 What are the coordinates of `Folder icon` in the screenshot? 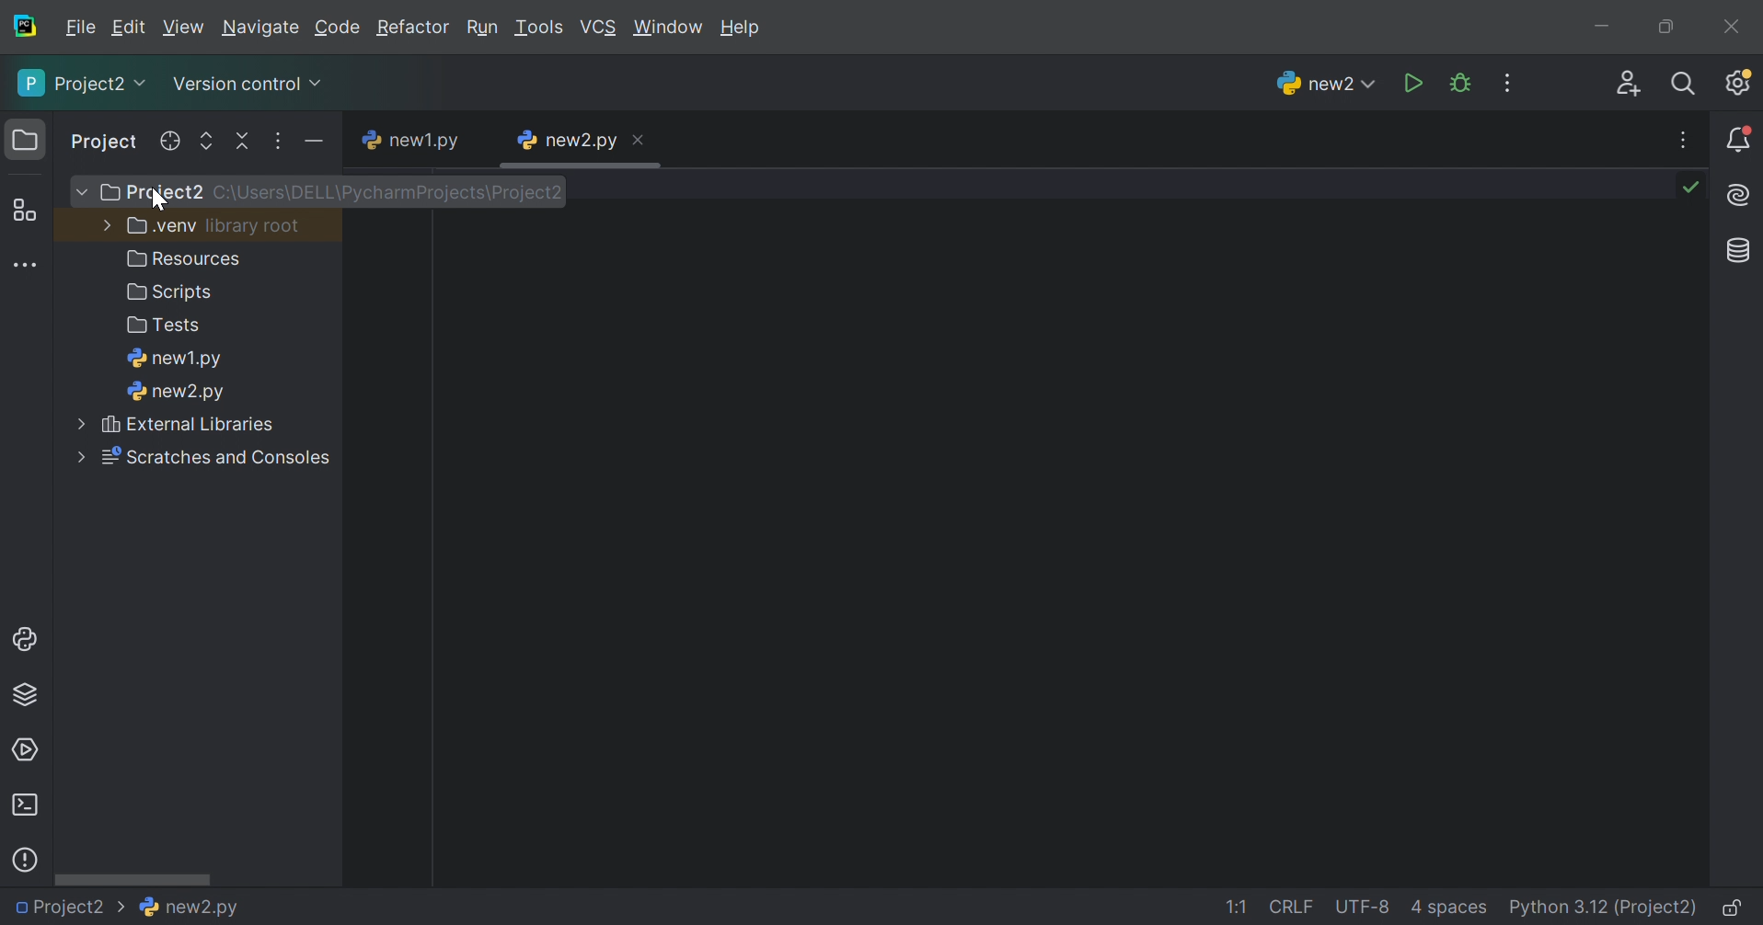 It's located at (21, 137).